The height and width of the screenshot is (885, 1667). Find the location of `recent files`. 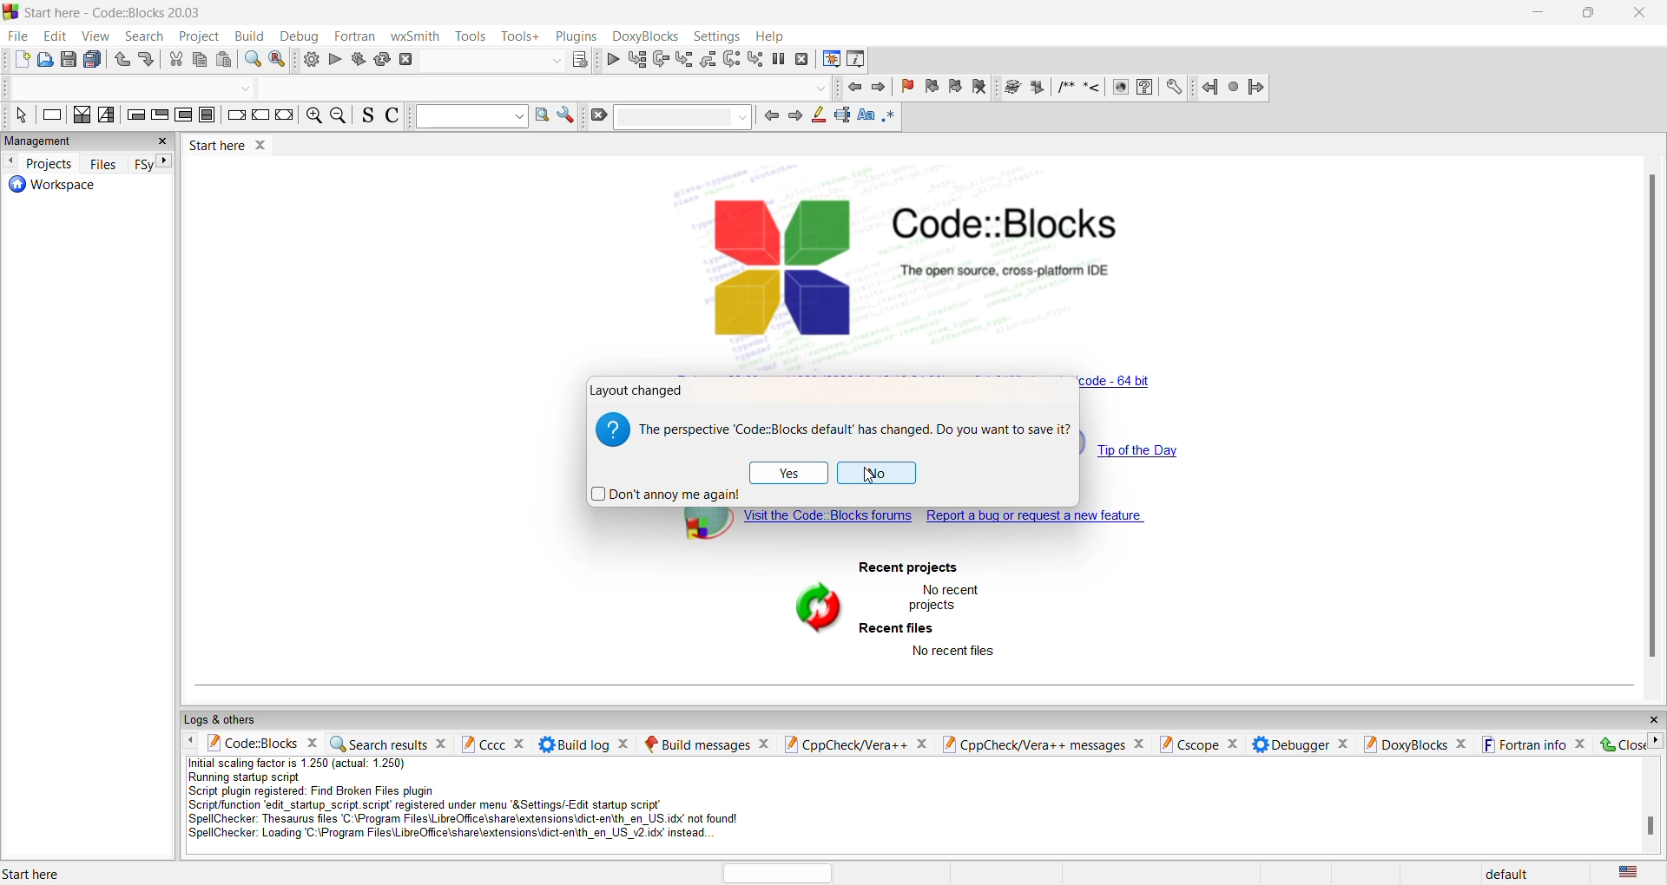

recent files is located at coordinates (898, 628).